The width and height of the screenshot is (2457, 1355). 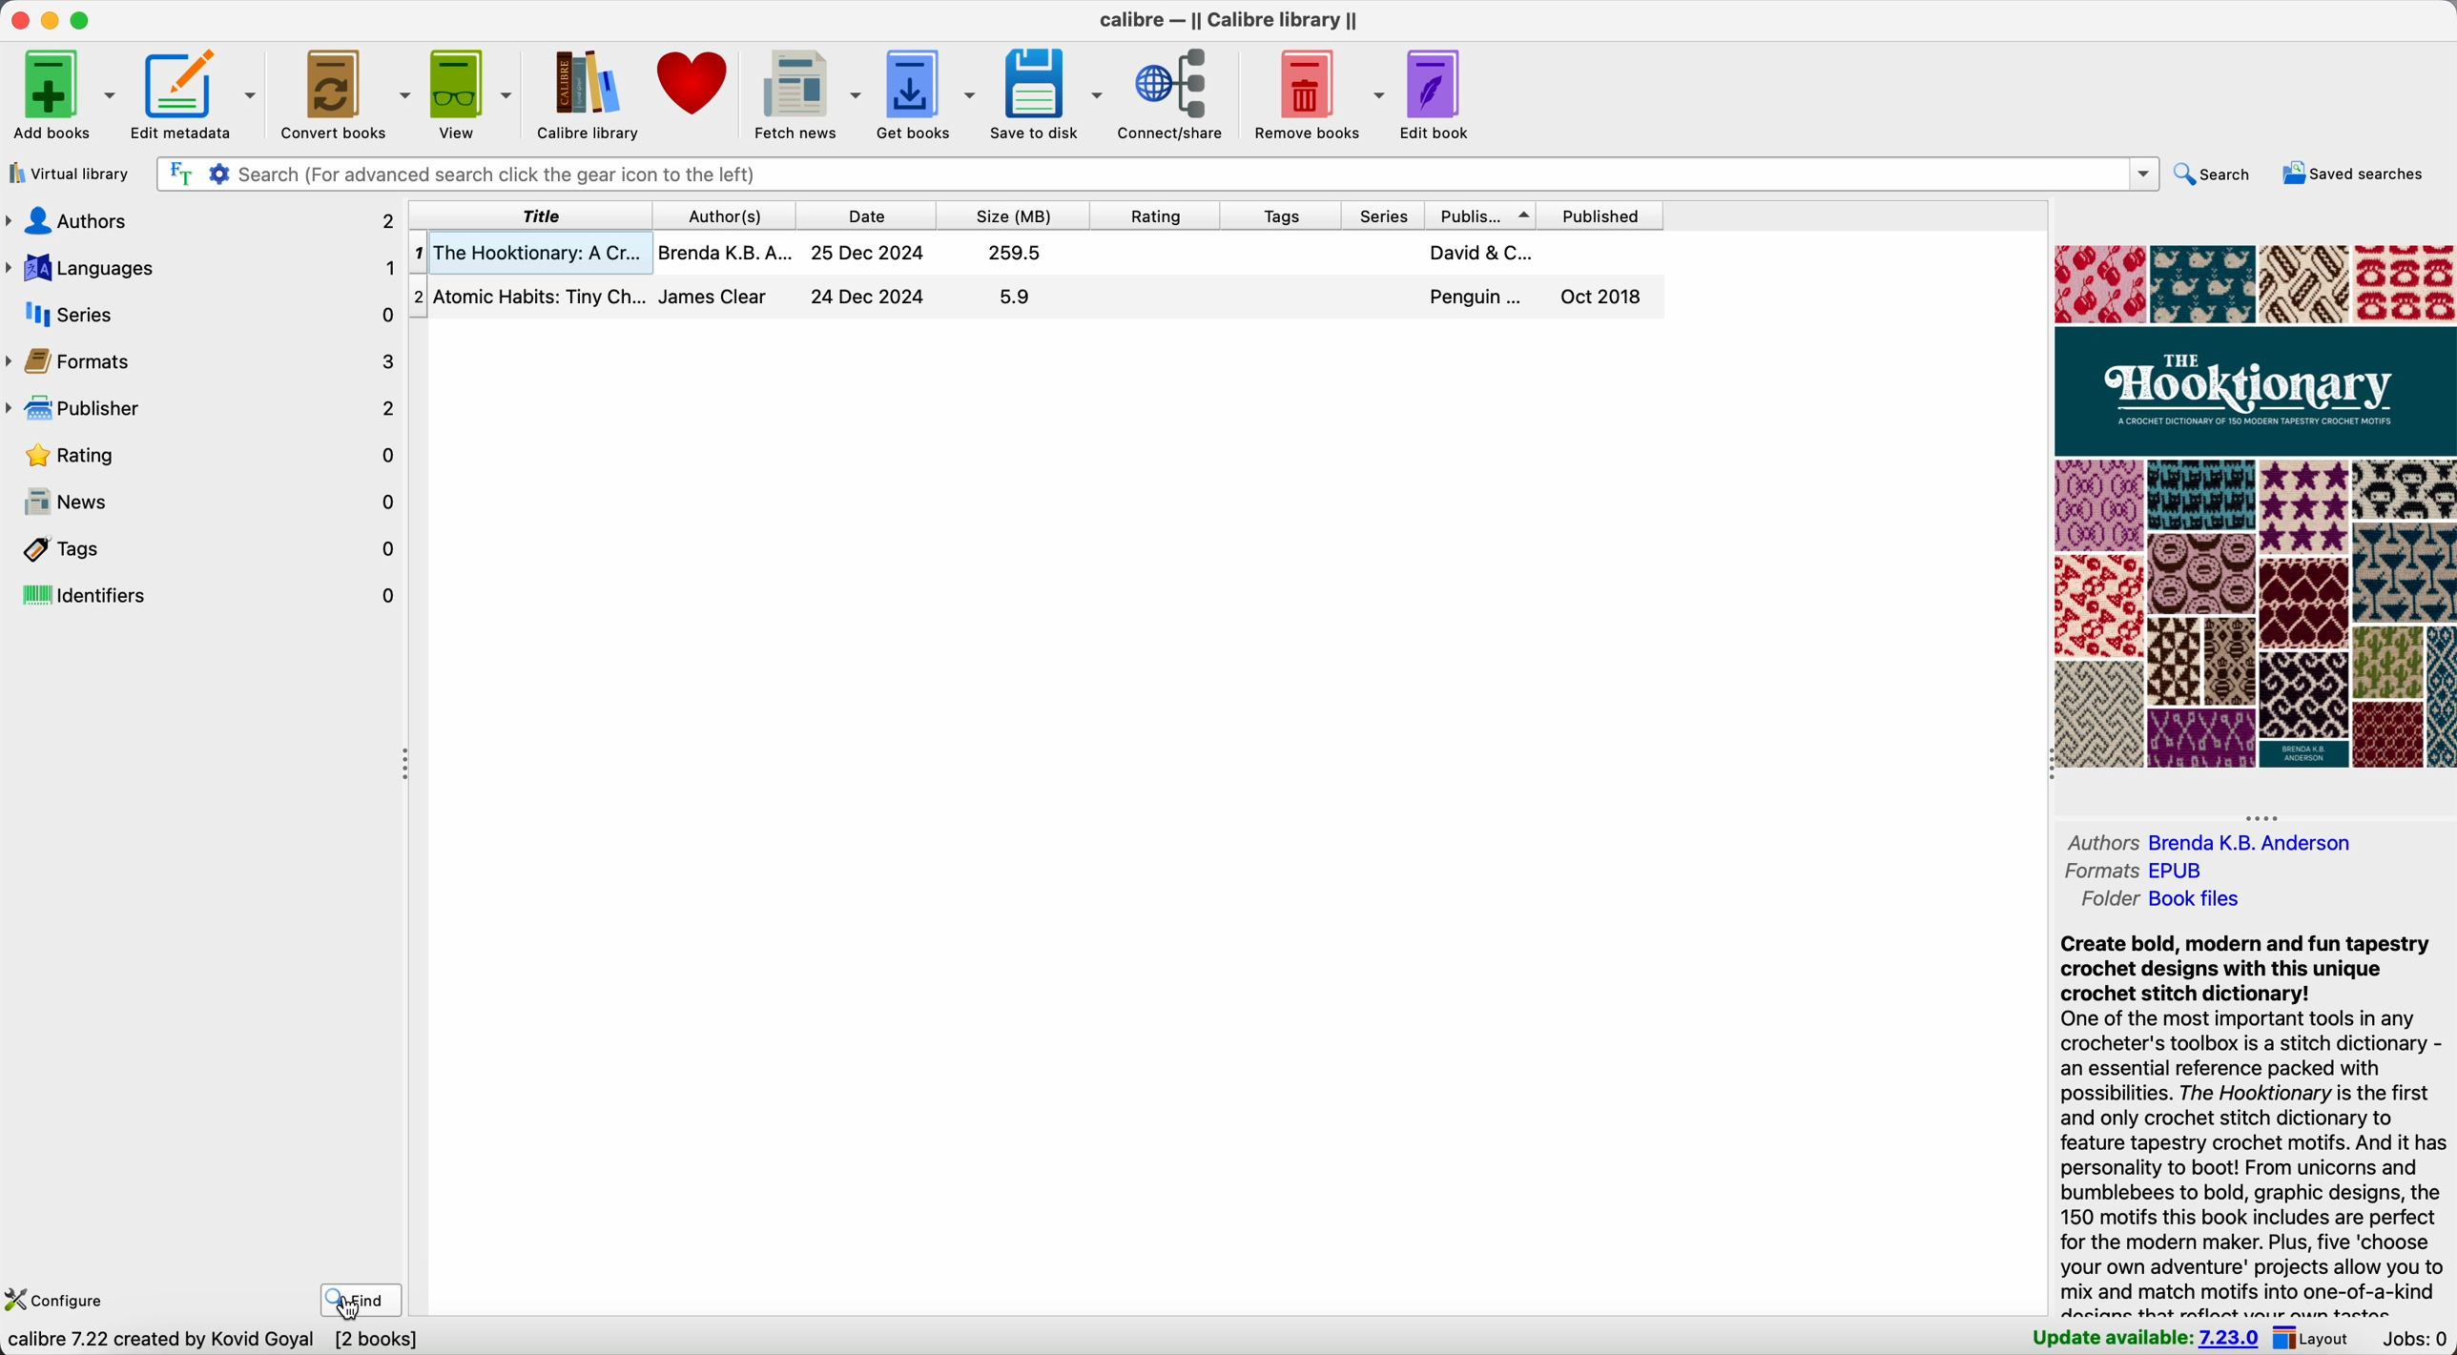 I want to click on edit metadata, so click(x=199, y=93).